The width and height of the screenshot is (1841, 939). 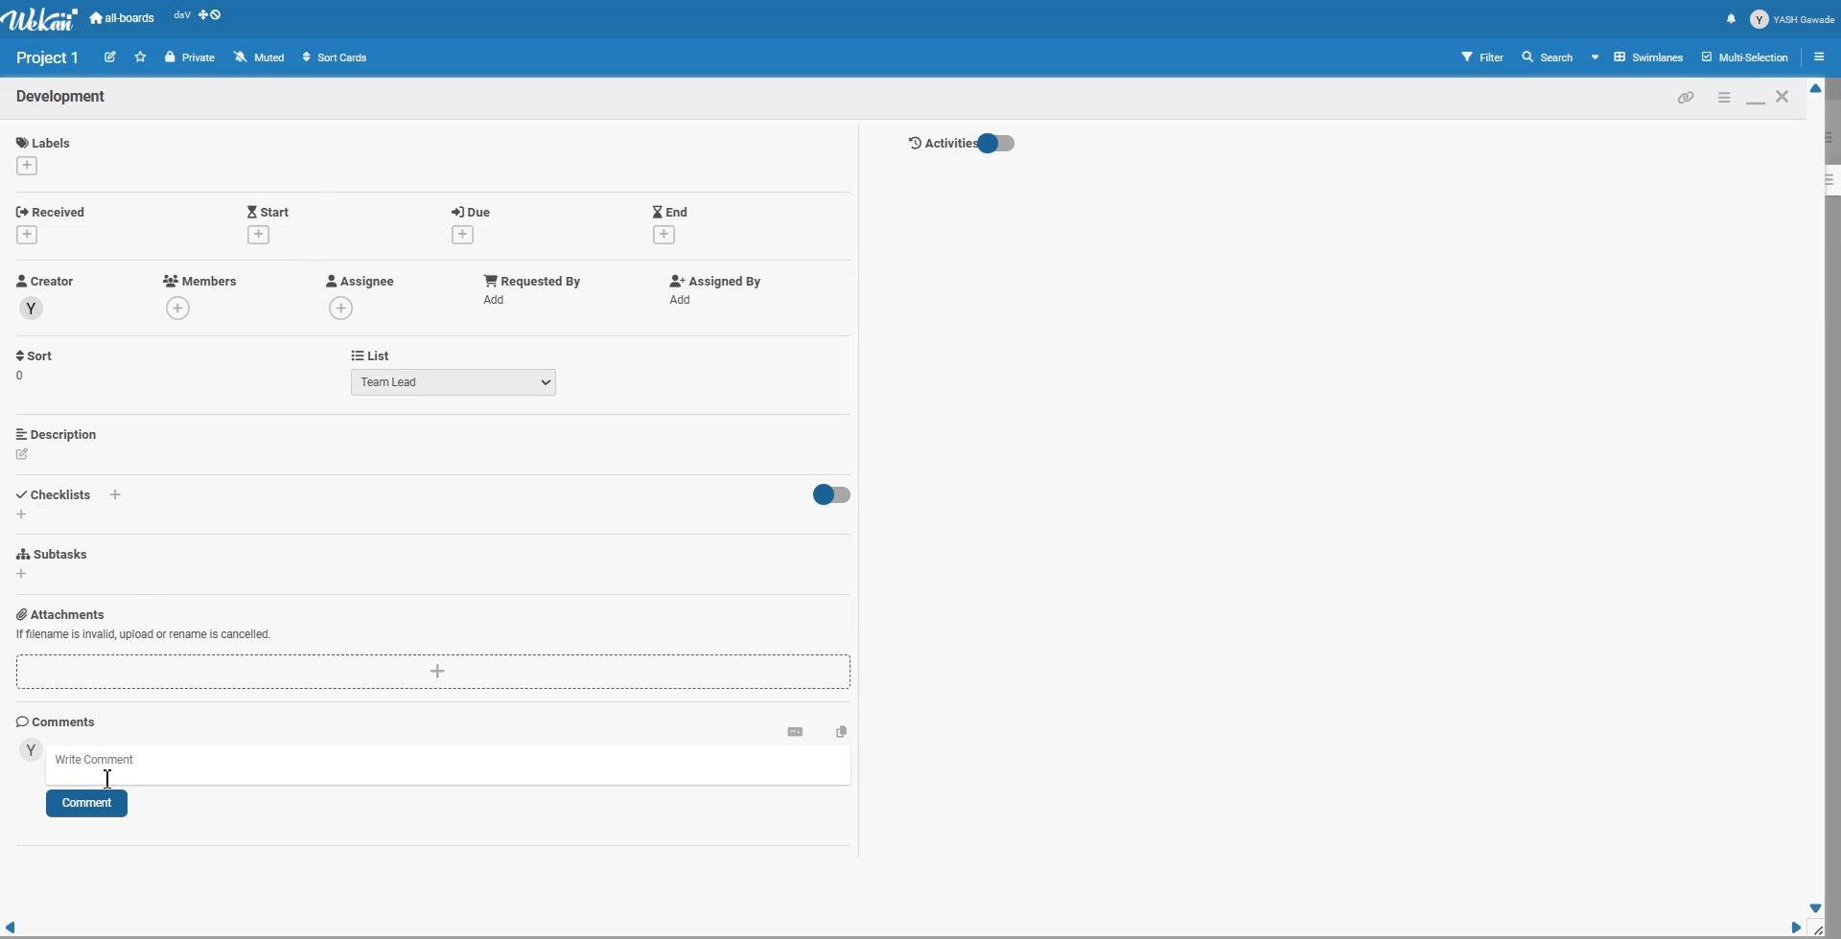 What do you see at coordinates (58, 492) in the screenshot?
I see `Add Checklist` at bounding box center [58, 492].